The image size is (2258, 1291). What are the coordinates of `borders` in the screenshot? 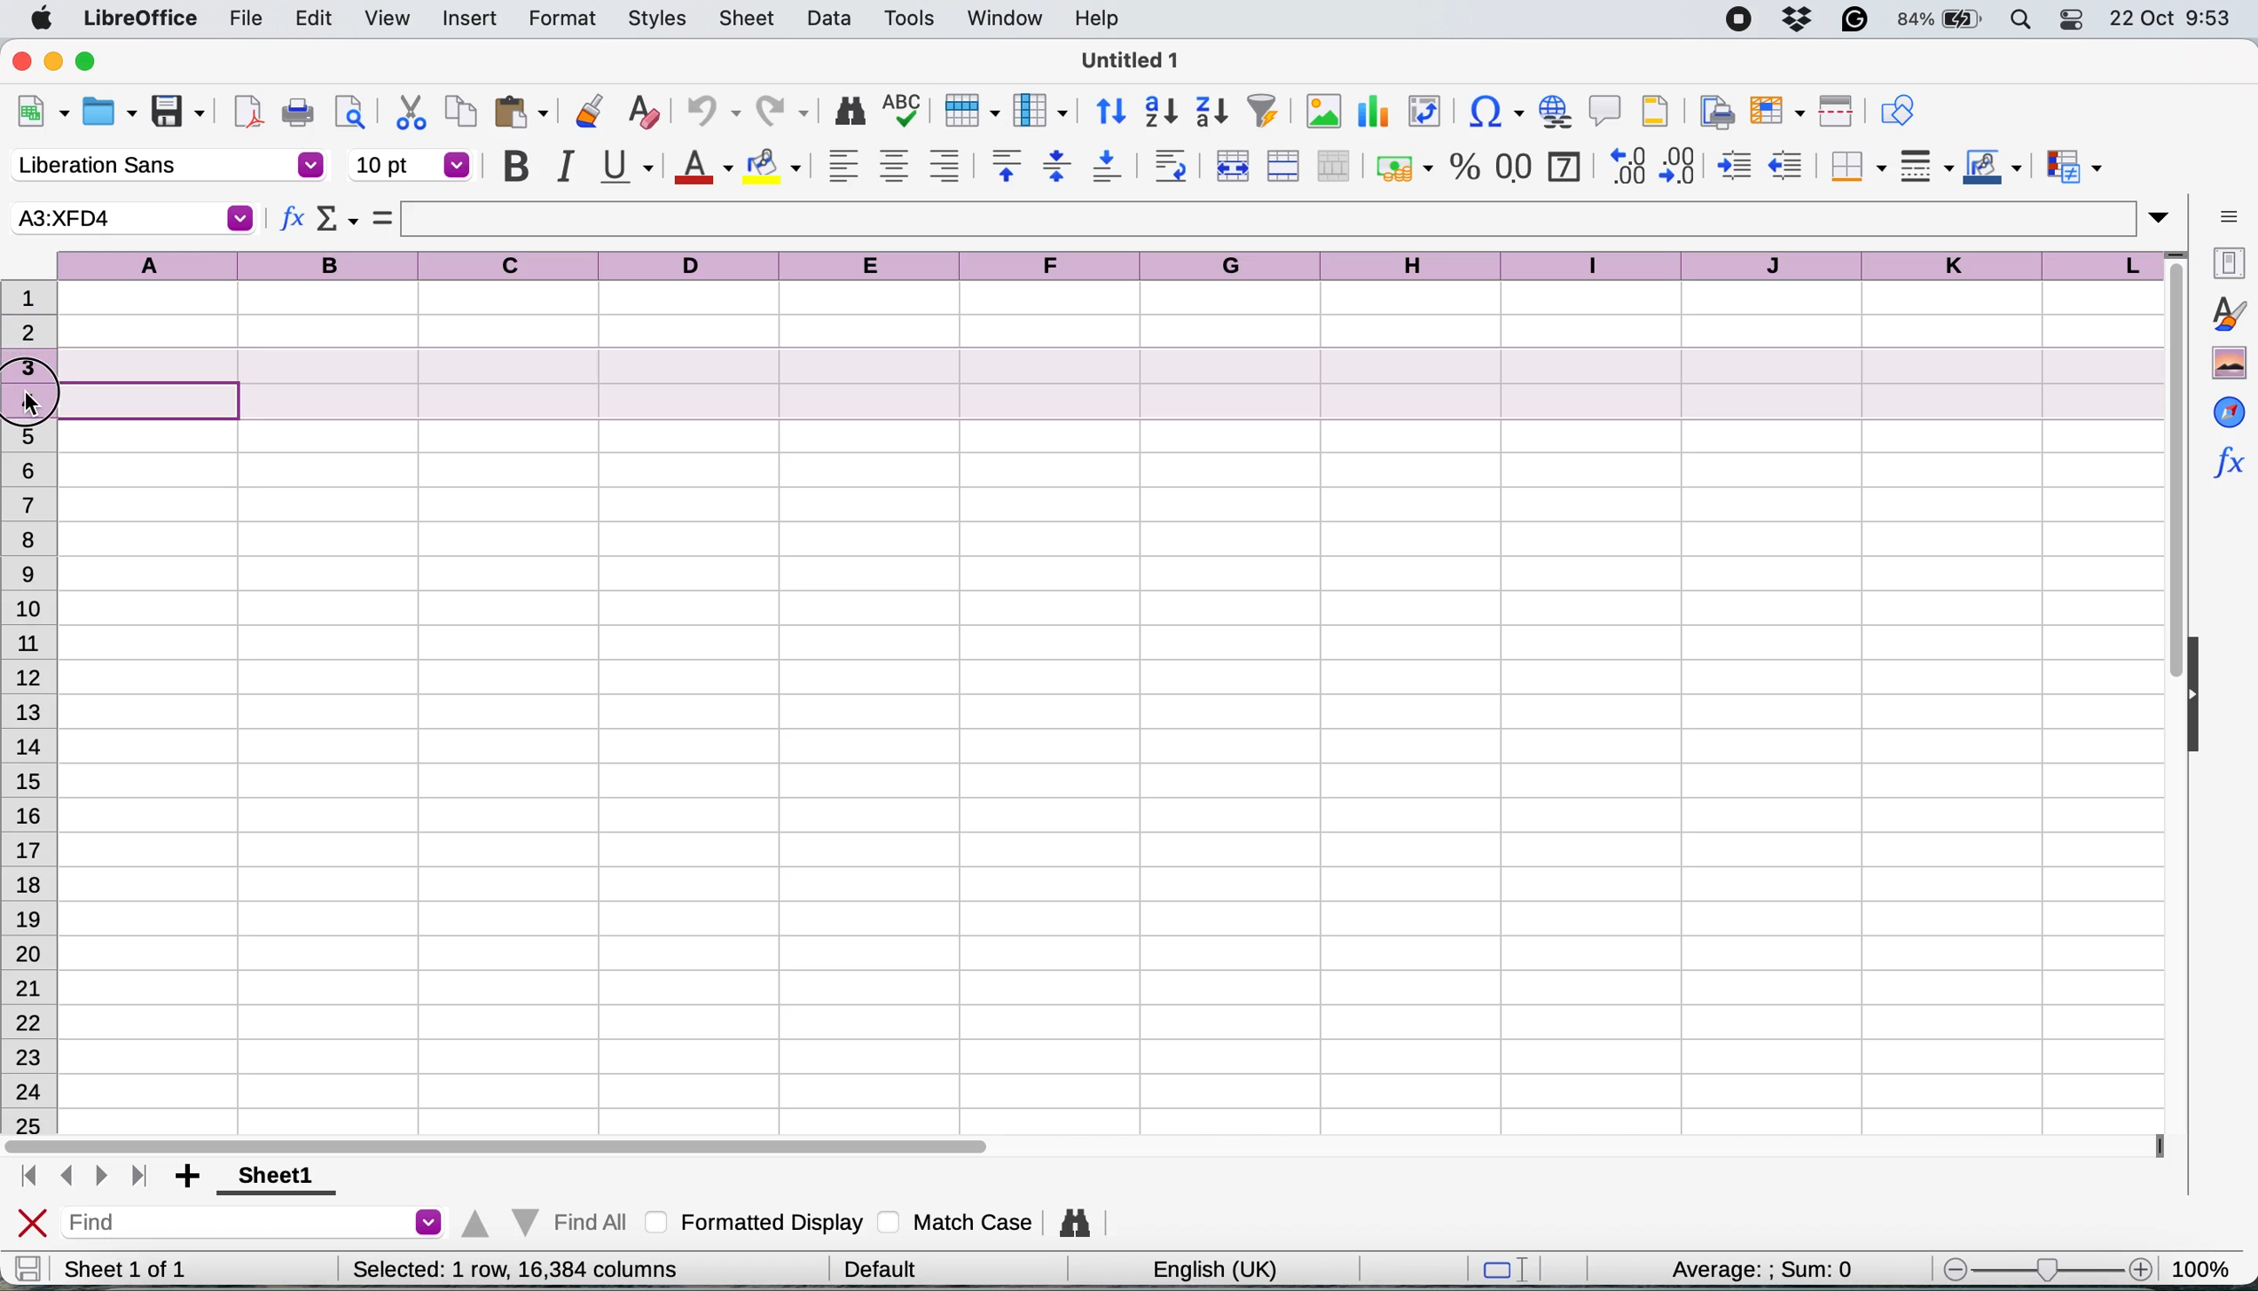 It's located at (1854, 167).